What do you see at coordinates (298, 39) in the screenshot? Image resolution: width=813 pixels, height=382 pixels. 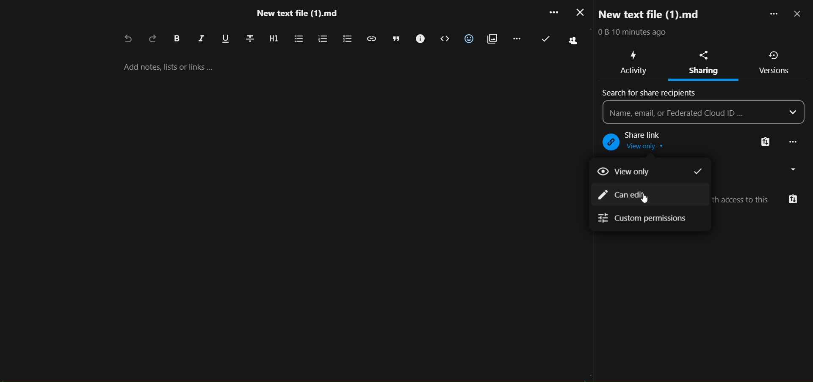 I see `unordered list` at bounding box center [298, 39].